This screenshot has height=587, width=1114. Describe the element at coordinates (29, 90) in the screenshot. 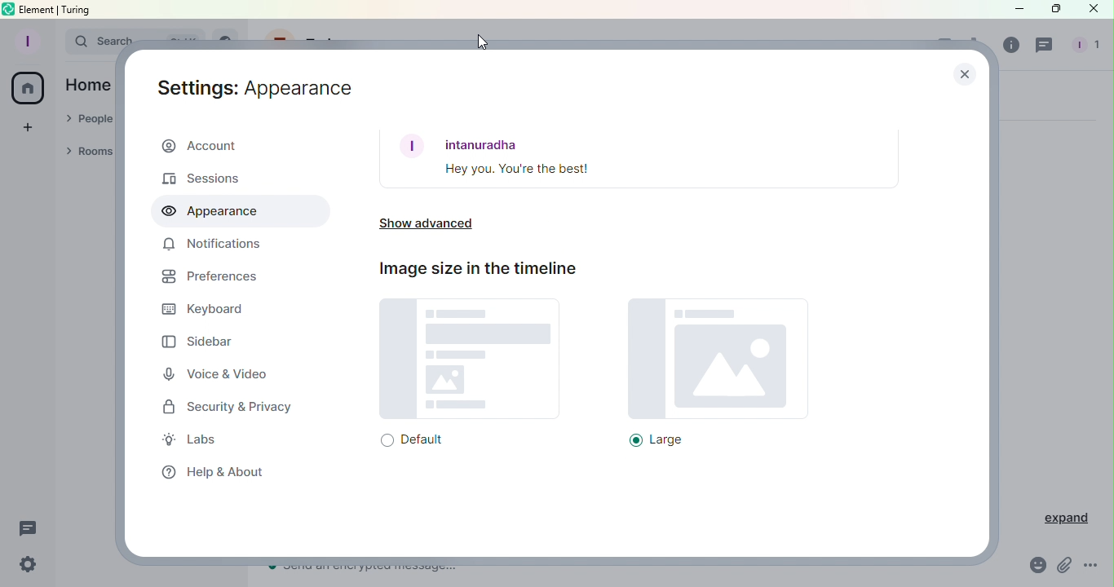

I see `Home` at that location.